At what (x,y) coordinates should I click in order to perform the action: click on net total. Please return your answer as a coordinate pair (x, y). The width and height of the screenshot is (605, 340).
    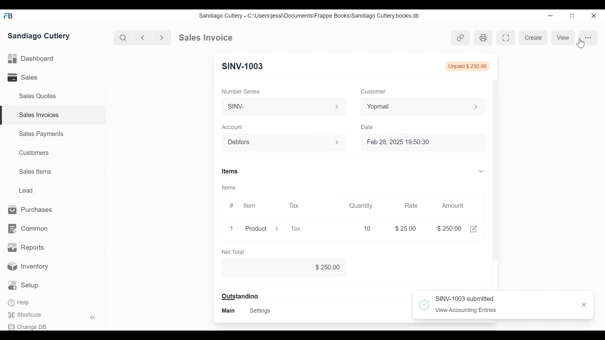
    Looking at the image, I should click on (240, 251).